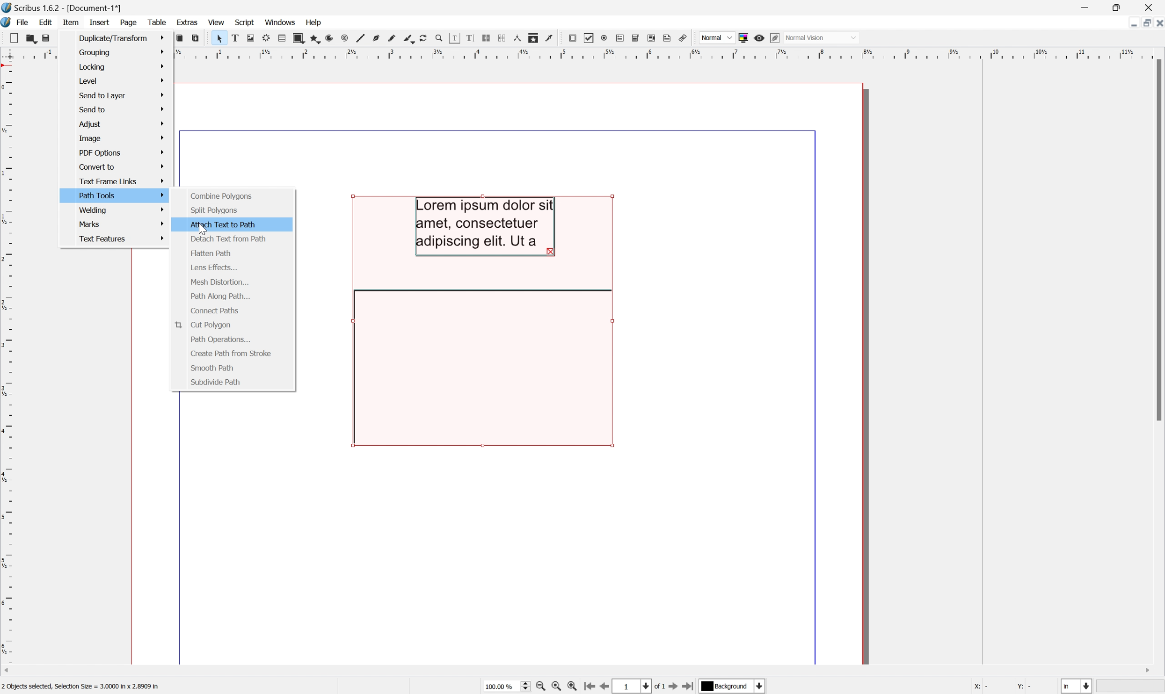  Describe the element at coordinates (437, 38) in the screenshot. I see `Zoom in or out` at that location.